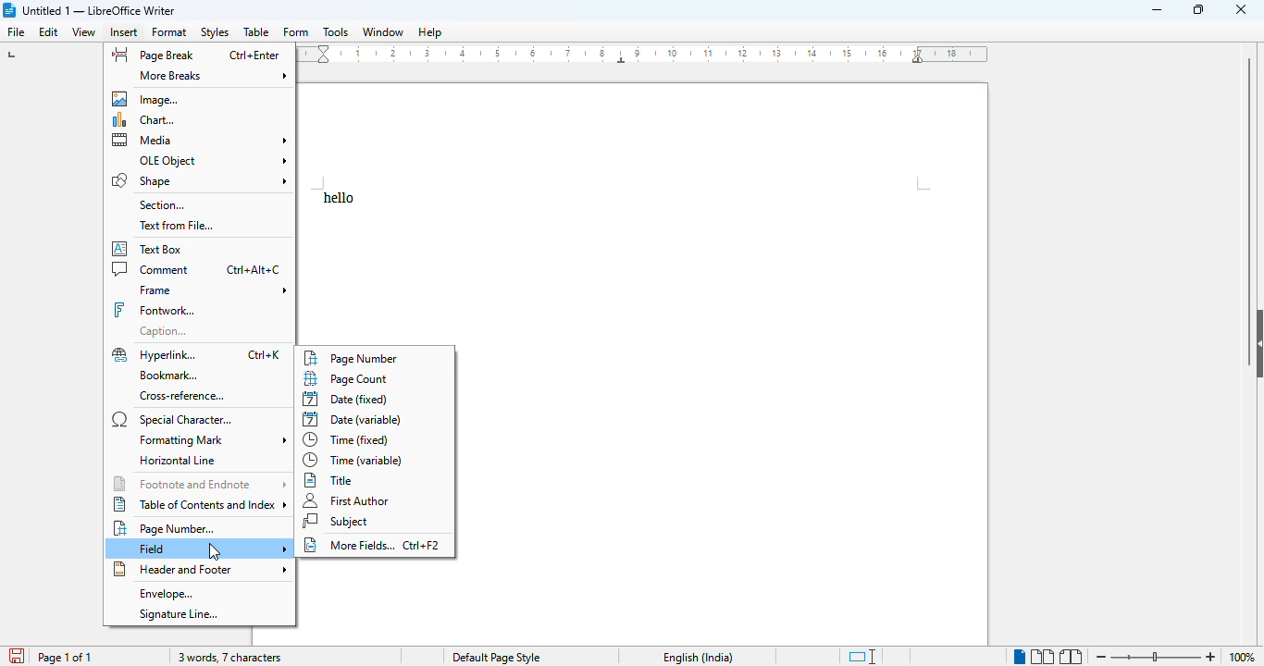 The height and width of the screenshot is (666, 1264). I want to click on more breaks, so click(213, 75).